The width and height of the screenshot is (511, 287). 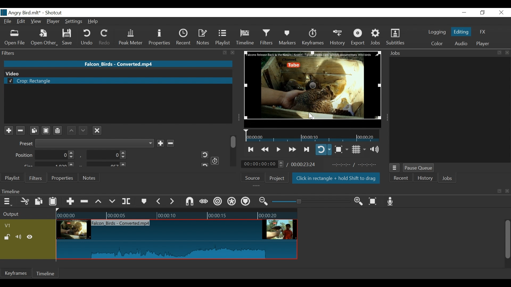 What do you see at coordinates (53, 202) in the screenshot?
I see `Paste` at bounding box center [53, 202].